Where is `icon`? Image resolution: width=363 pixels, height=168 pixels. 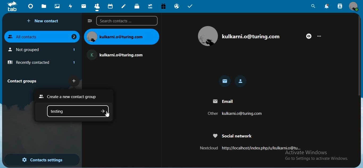 icon is located at coordinates (12, 7).